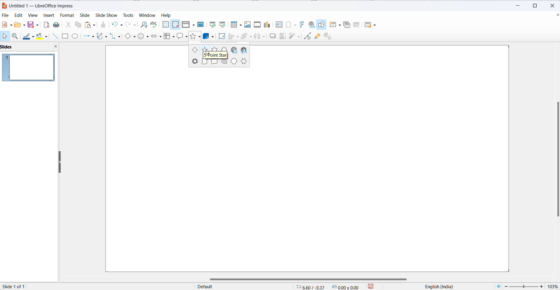  I want to click on 8 point star, so click(224, 48).